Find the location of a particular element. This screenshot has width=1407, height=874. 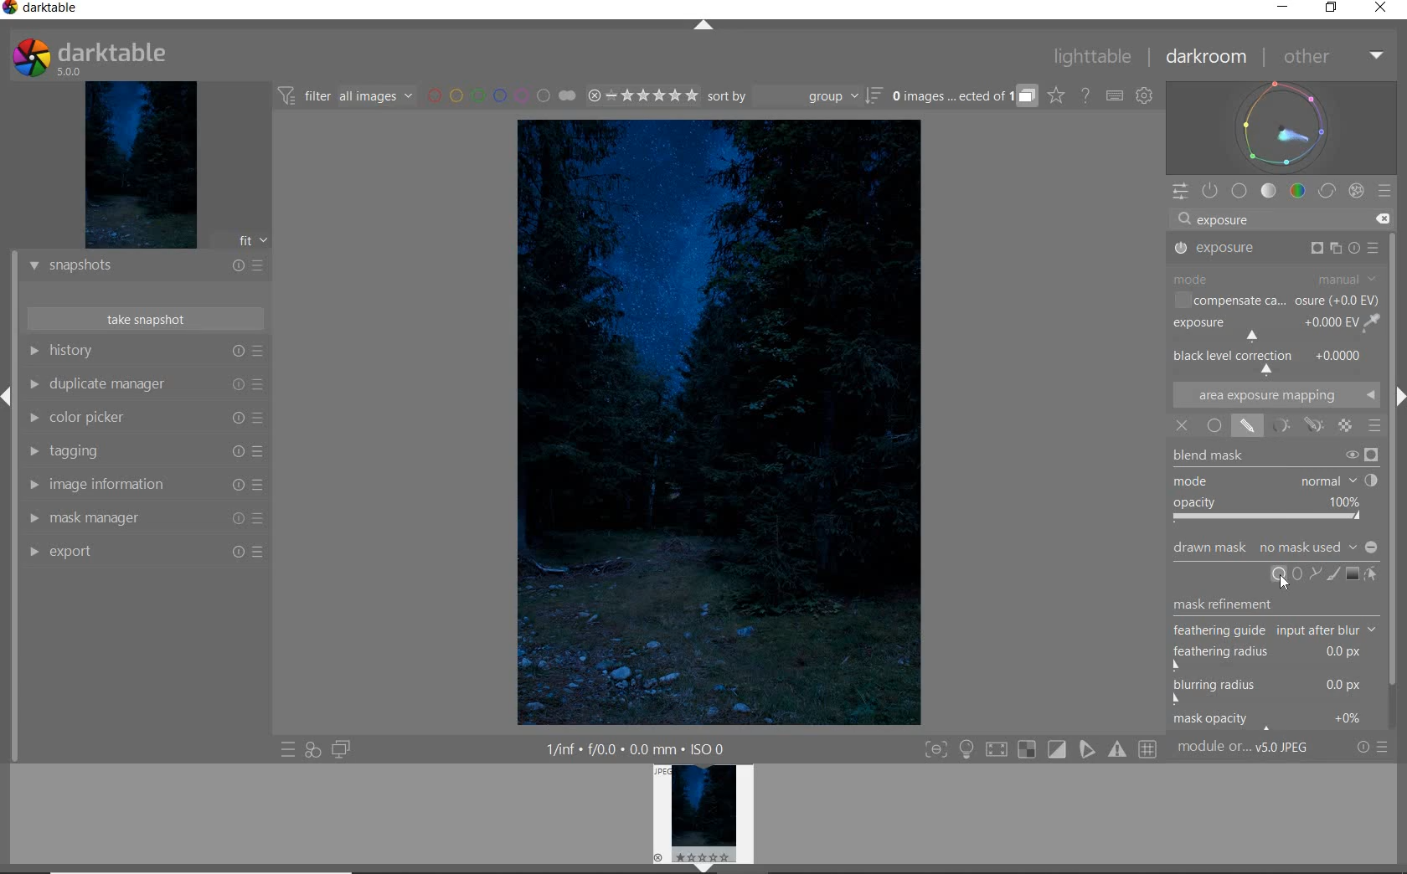

QUICK ACCESS TO PRESET is located at coordinates (289, 750).